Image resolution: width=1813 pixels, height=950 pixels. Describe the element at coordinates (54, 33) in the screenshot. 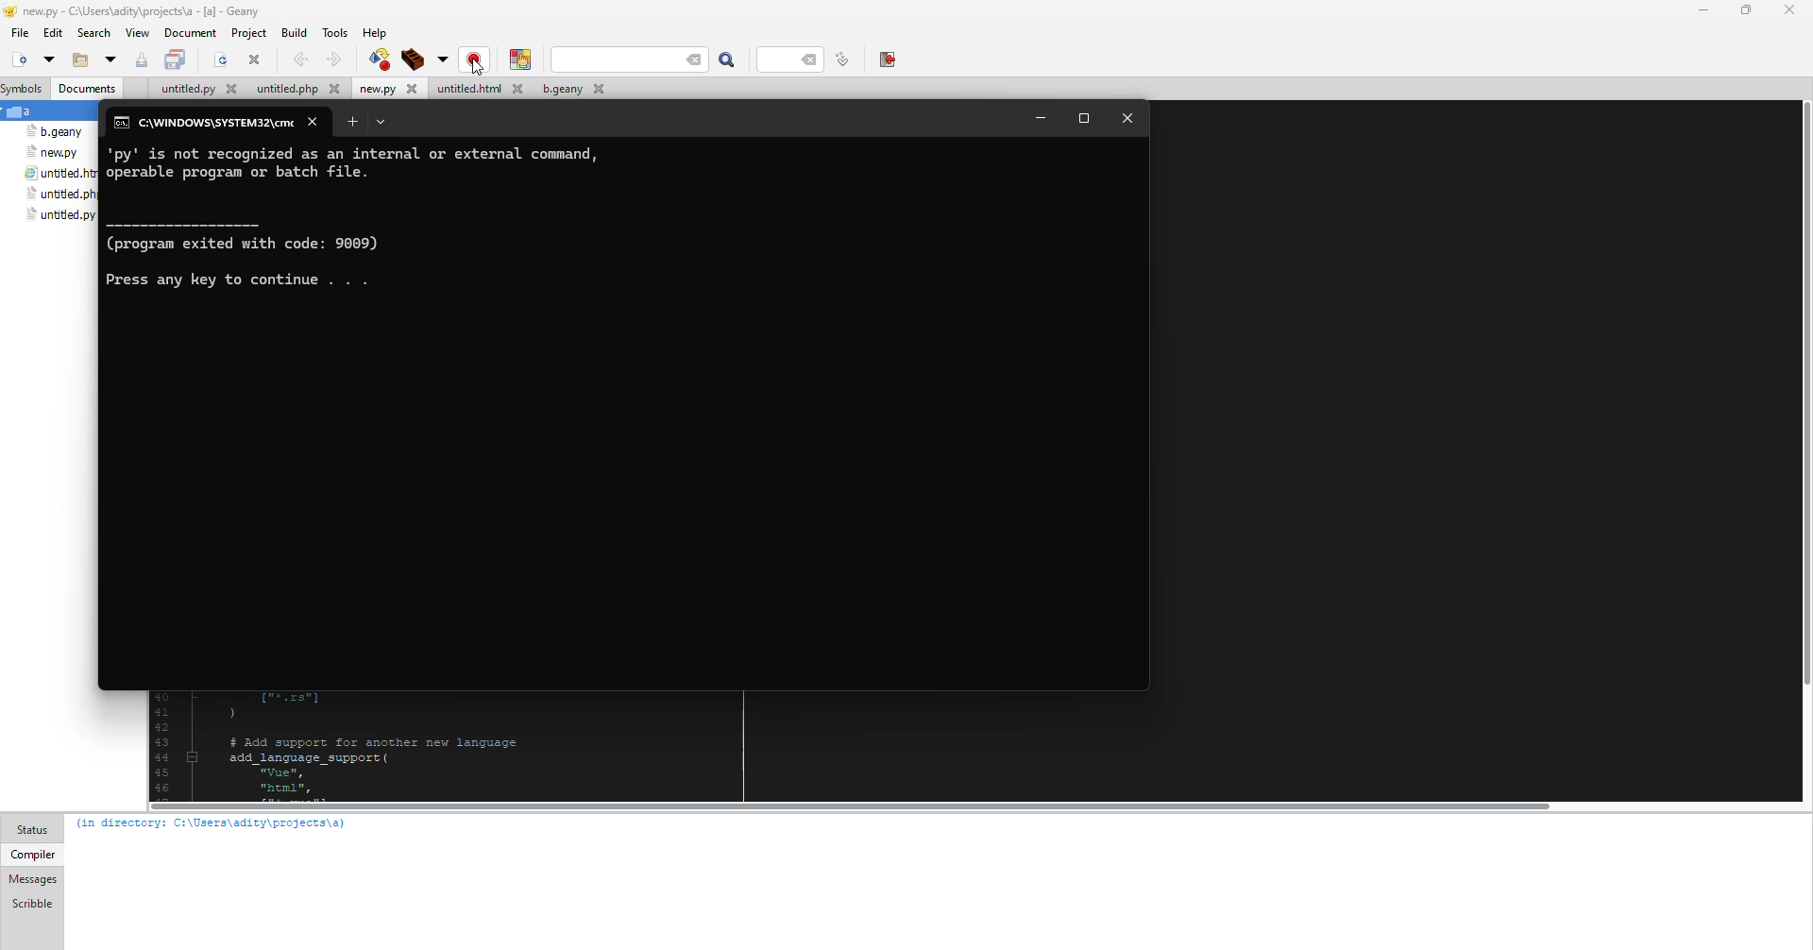

I see `edit` at that location.